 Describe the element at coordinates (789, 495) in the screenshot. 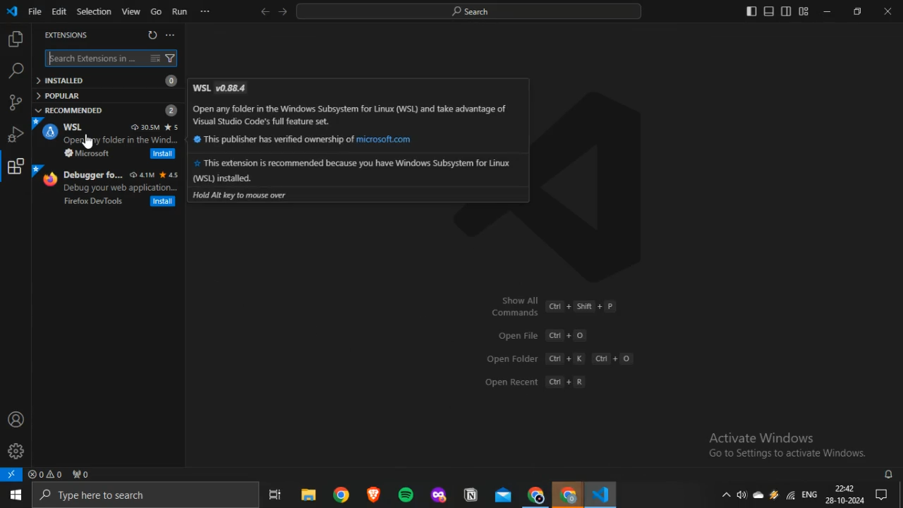

I see `Wifi` at that location.